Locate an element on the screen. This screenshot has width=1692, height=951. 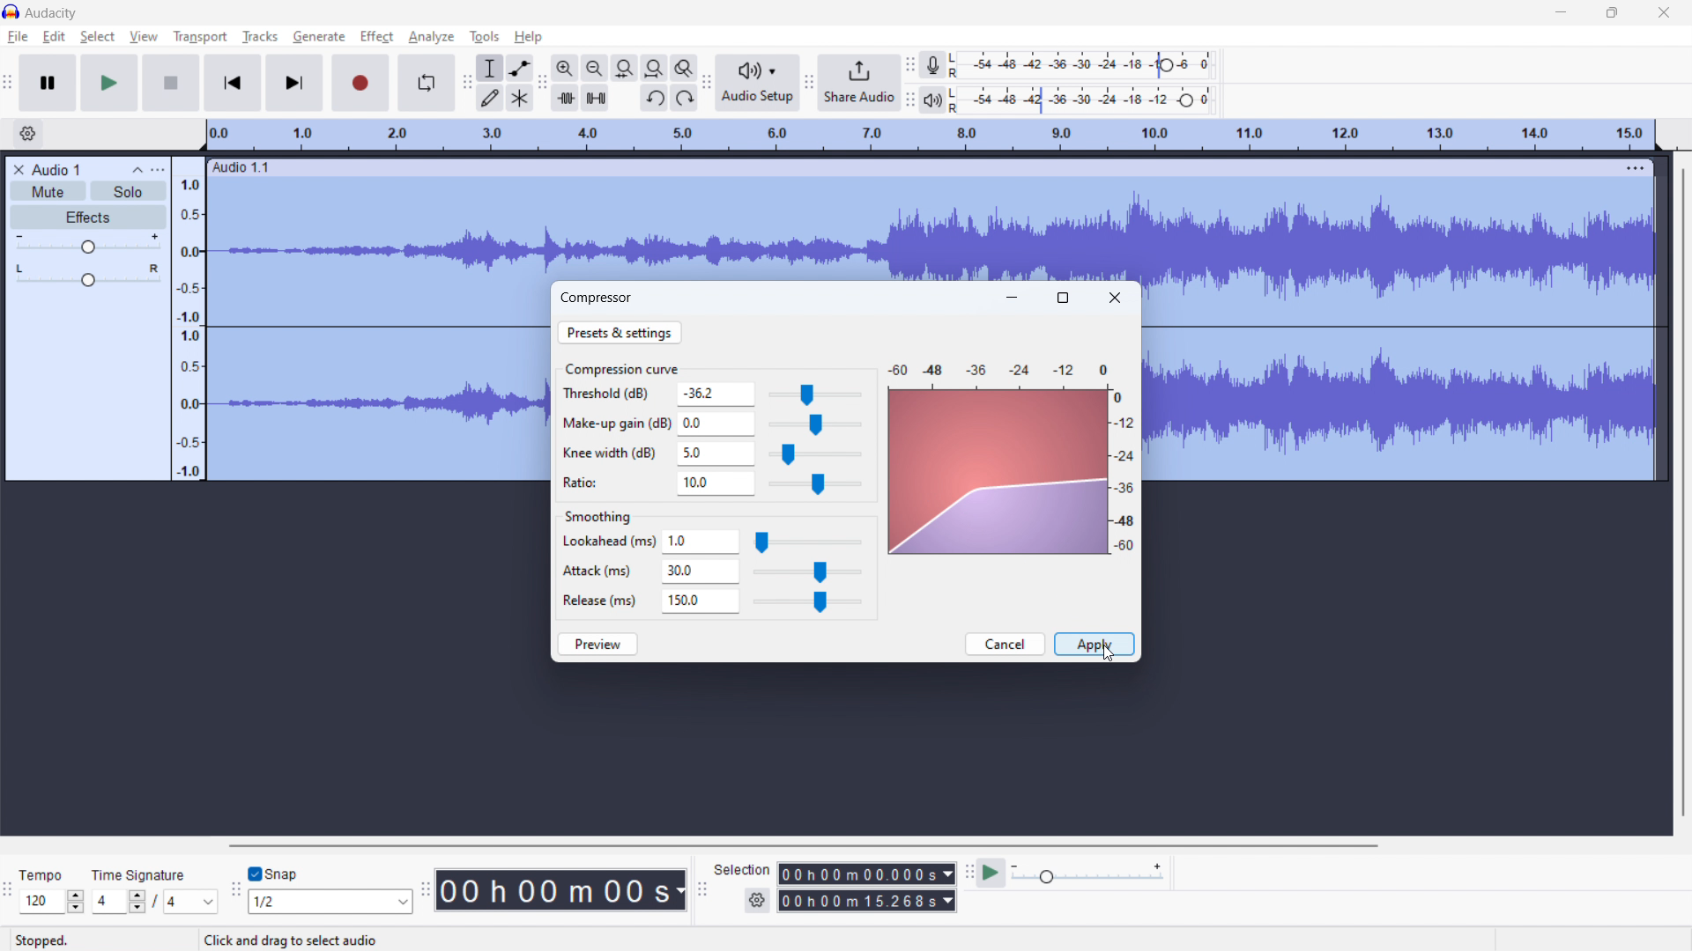
-36.2 is located at coordinates (716, 394).